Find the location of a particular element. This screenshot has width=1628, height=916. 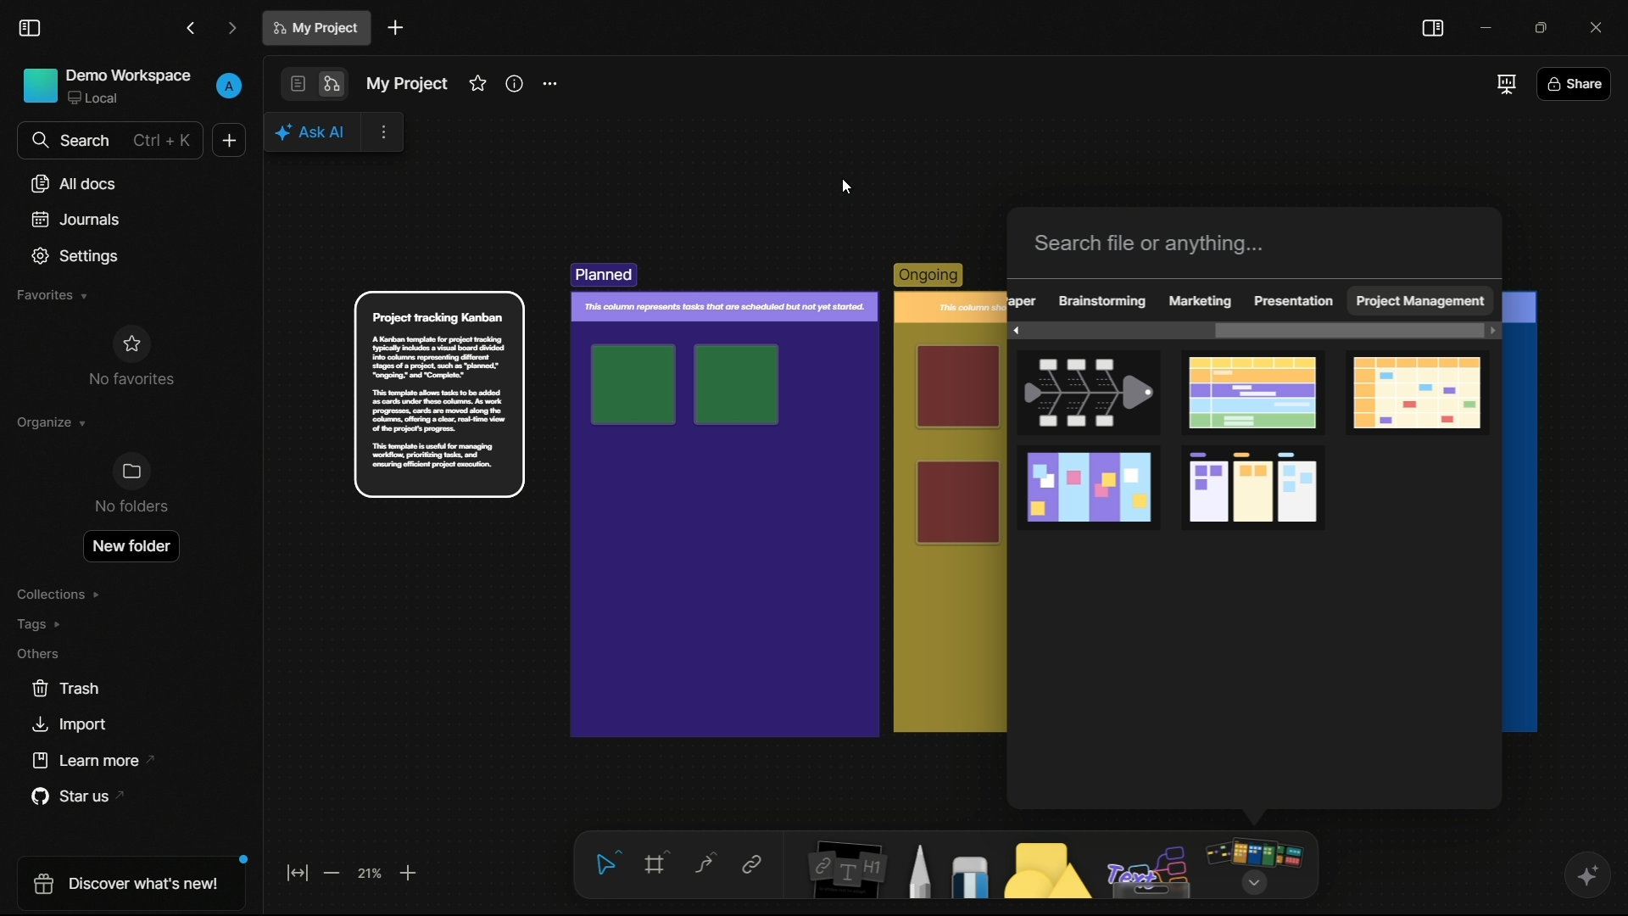

zoom factor is located at coordinates (371, 872).